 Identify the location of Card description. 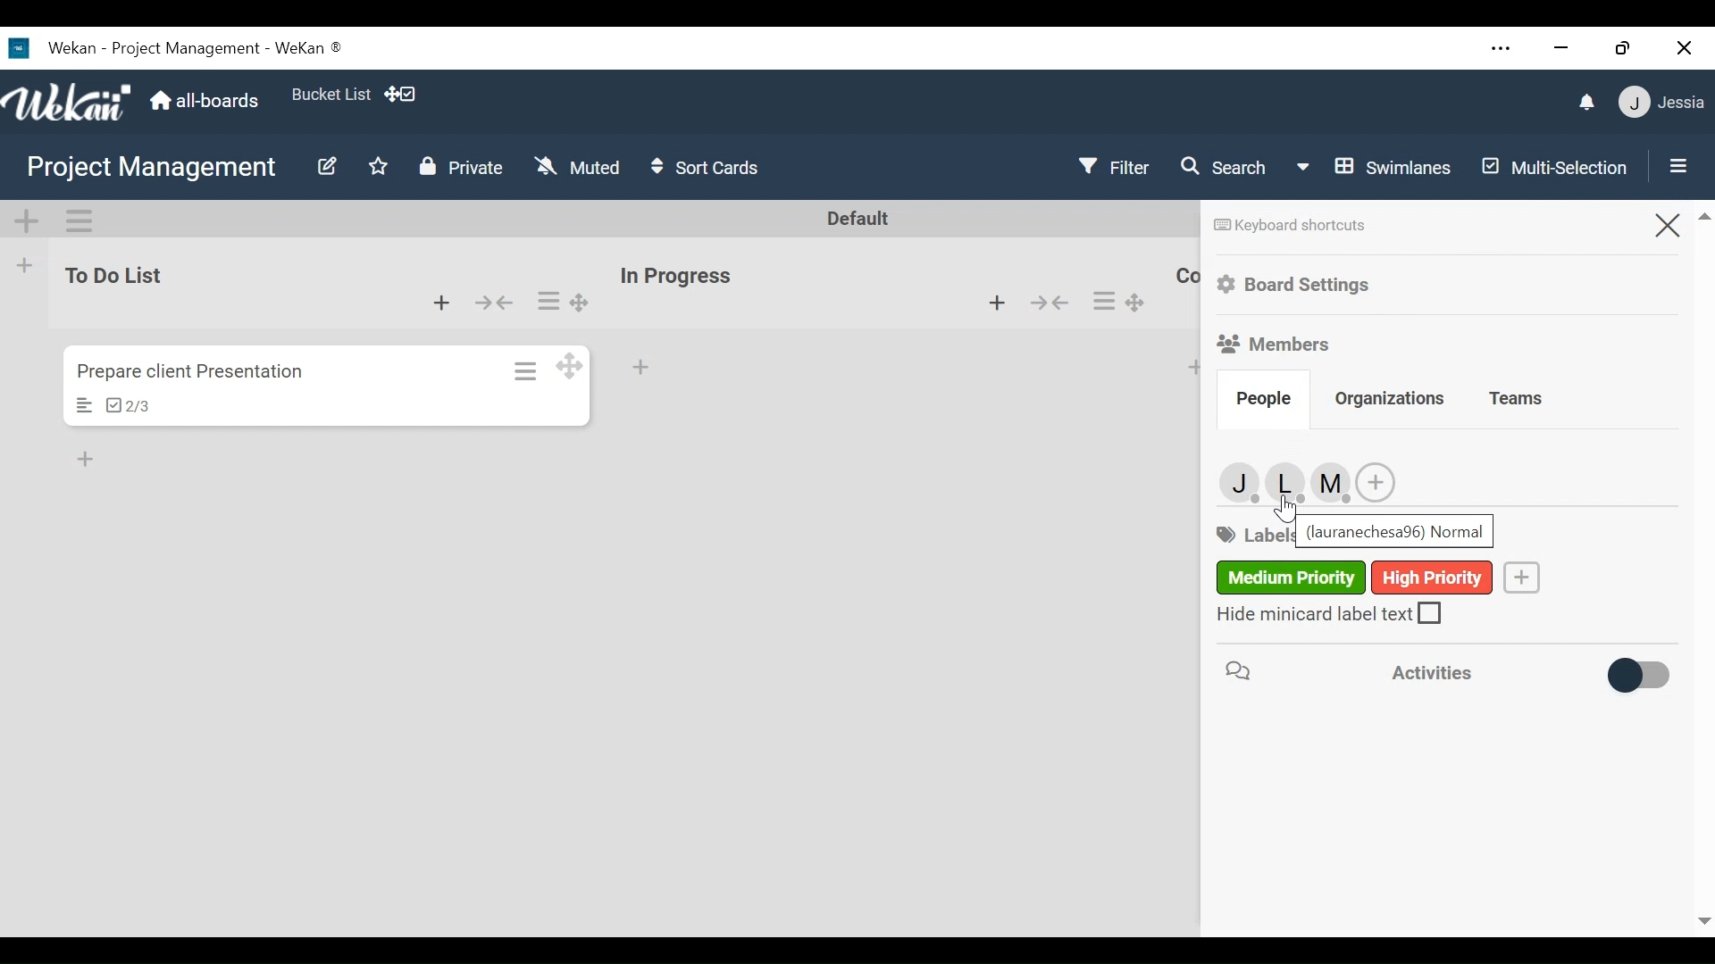
(85, 405).